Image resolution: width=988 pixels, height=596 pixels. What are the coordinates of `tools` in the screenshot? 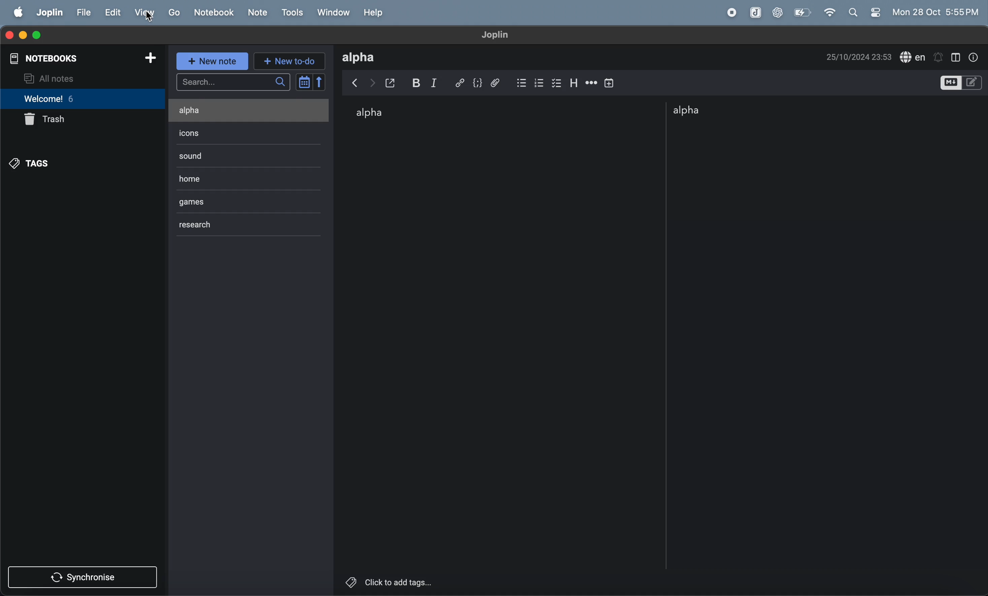 It's located at (295, 12).